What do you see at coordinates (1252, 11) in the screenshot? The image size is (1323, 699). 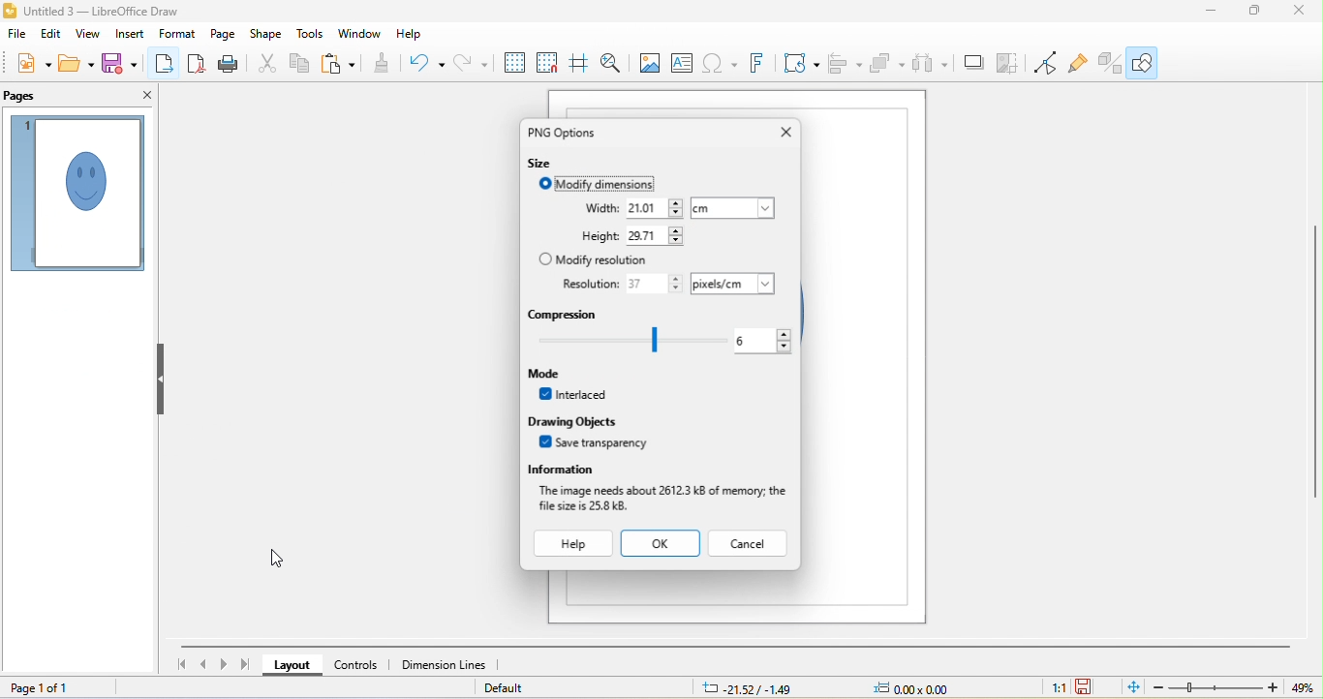 I see `maximize` at bounding box center [1252, 11].